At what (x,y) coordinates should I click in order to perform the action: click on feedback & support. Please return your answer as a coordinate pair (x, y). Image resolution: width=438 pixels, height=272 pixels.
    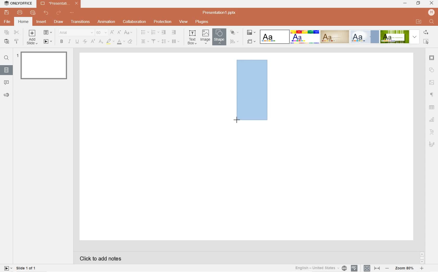
    Looking at the image, I should click on (6, 95).